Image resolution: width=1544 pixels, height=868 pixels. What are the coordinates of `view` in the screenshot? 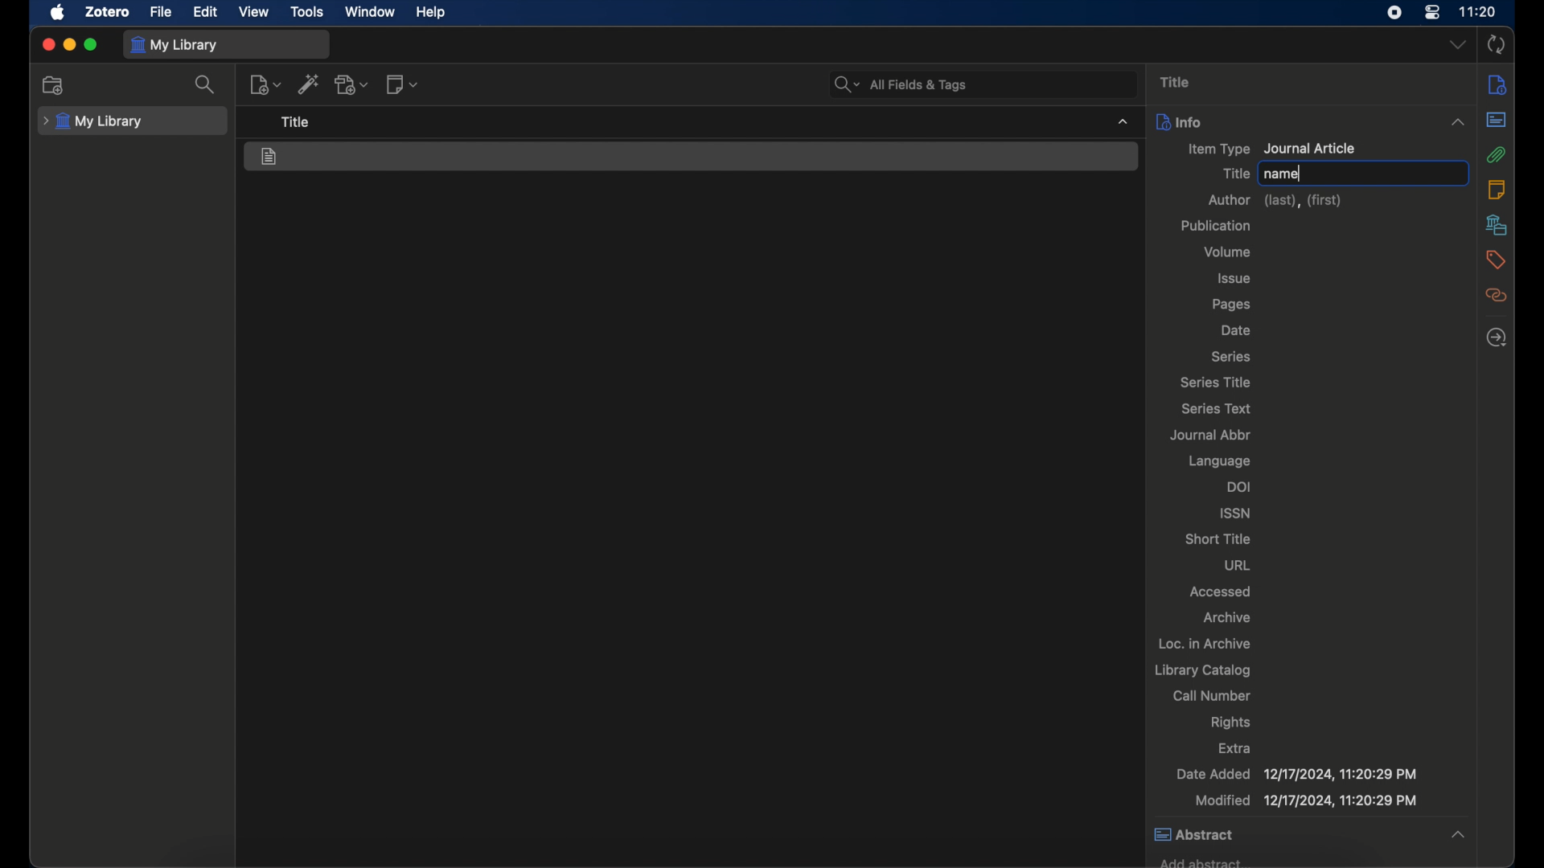 It's located at (255, 12).